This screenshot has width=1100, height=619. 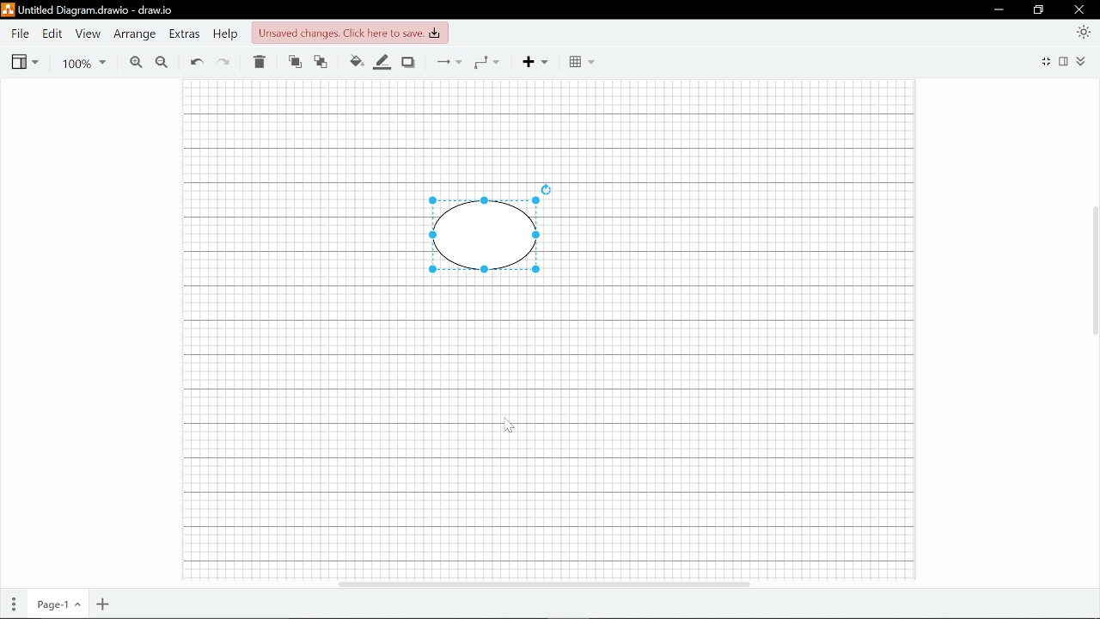 What do you see at coordinates (135, 63) in the screenshot?
I see `Zoom in` at bounding box center [135, 63].